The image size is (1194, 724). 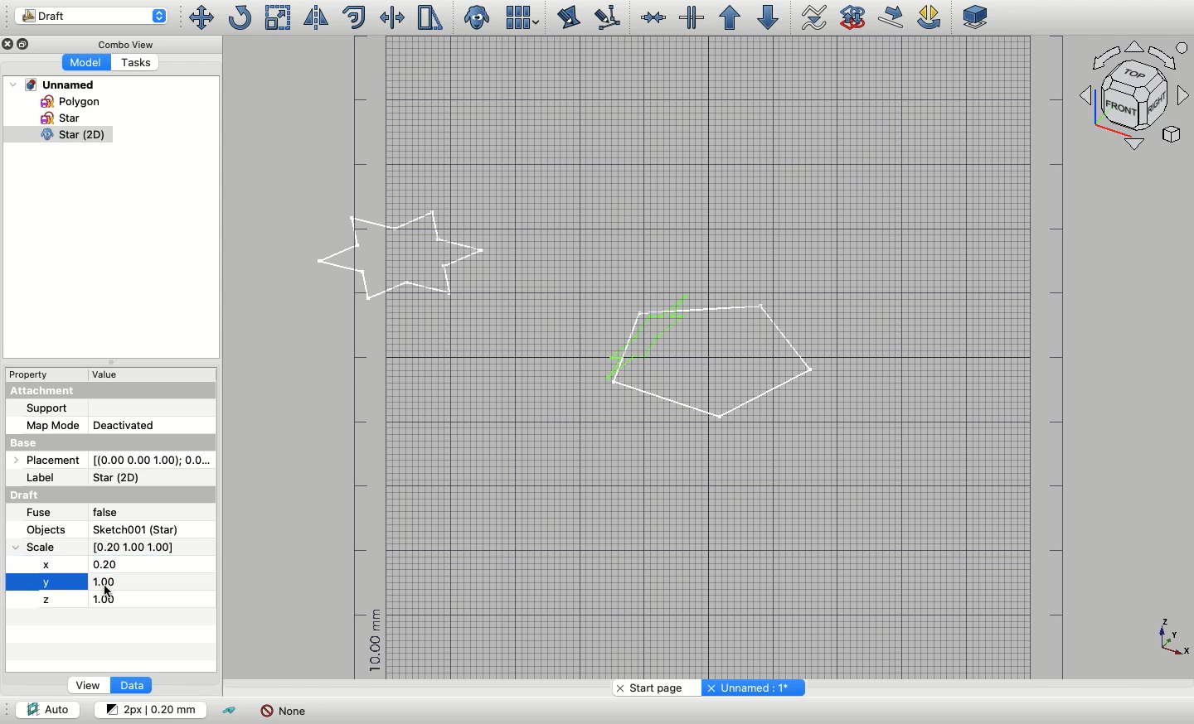 I want to click on Star shape added to polygon, so click(x=706, y=345).